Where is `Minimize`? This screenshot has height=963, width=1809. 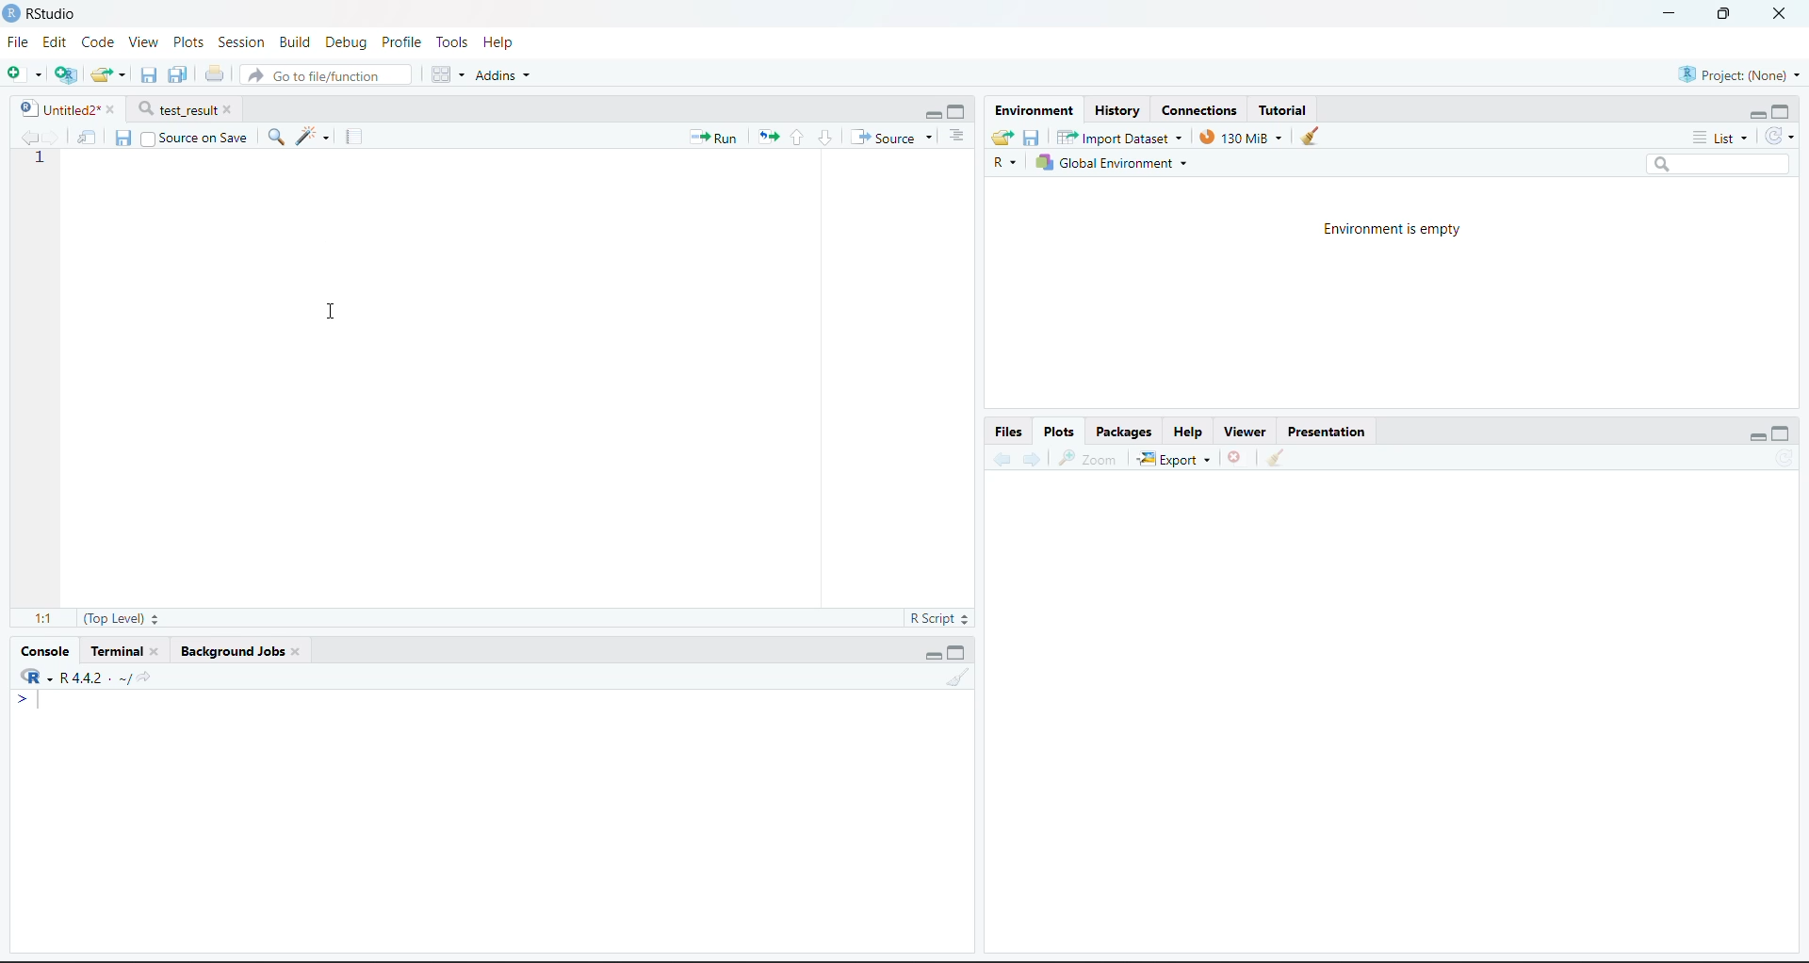
Minimize is located at coordinates (929, 654).